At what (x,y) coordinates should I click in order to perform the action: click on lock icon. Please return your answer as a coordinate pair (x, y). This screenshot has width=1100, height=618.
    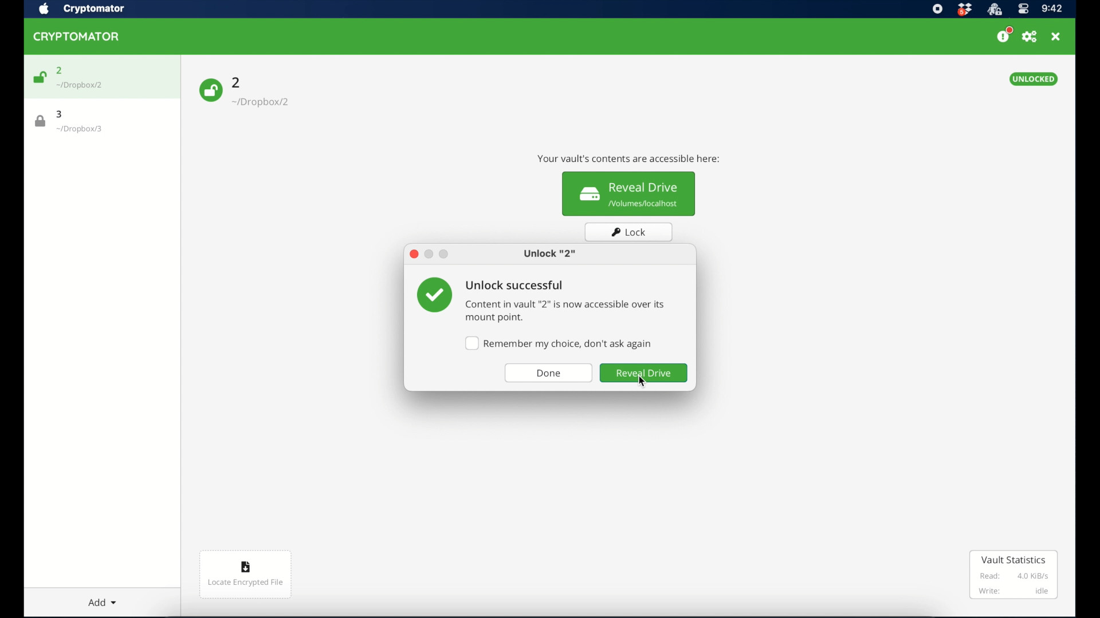
    Looking at the image, I should click on (41, 121).